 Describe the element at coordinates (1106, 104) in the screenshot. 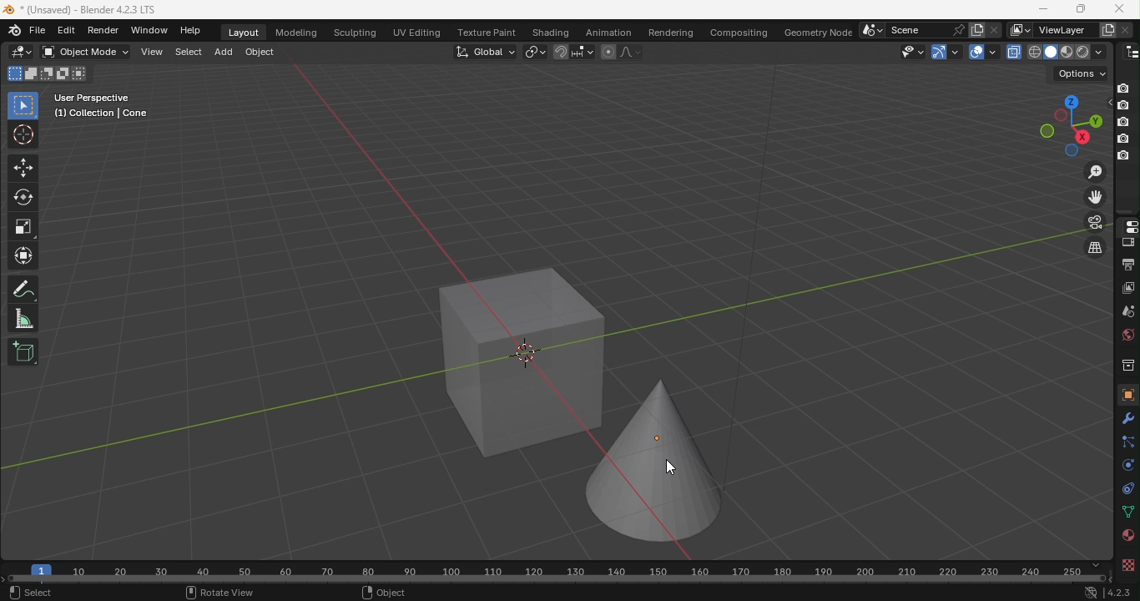

I see `Hide in viewpoint` at that location.